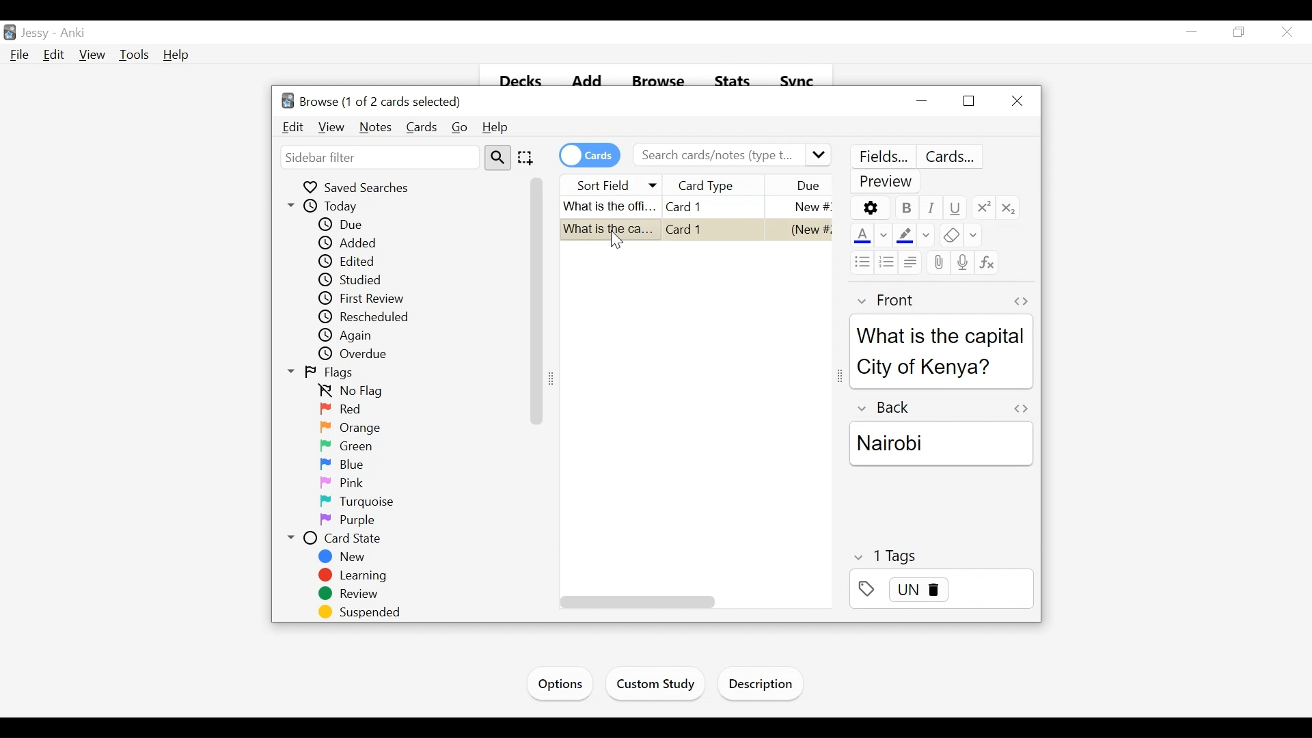 Image resolution: width=1312 pixels, height=738 pixels. What do you see at coordinates (379, 157) in the screenshot?
I see `Sidebar Filter` at bounding box center [379, 157].